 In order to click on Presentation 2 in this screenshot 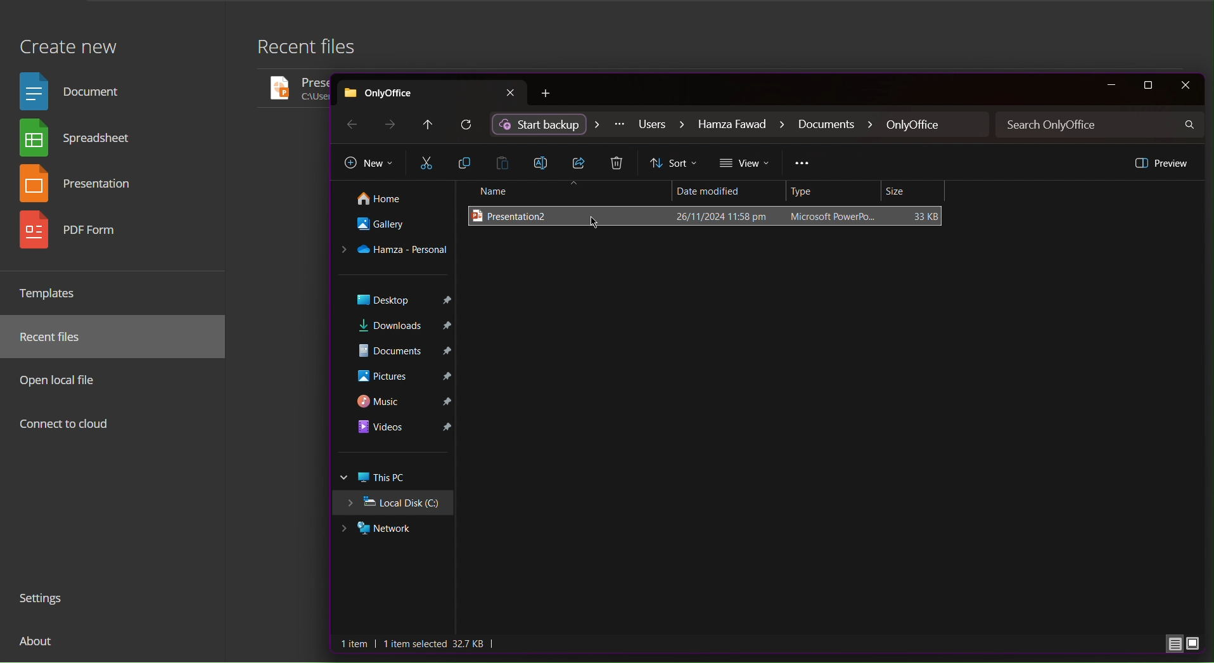, I will do `click(710, 217)`.